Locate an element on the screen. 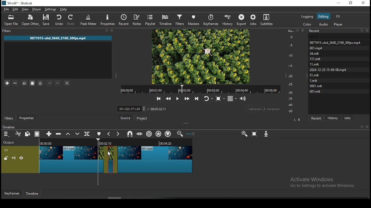 Image resolution: width=371 pixels, height=208 pixels. zoom timeline out is located at coordinates (244, 134).